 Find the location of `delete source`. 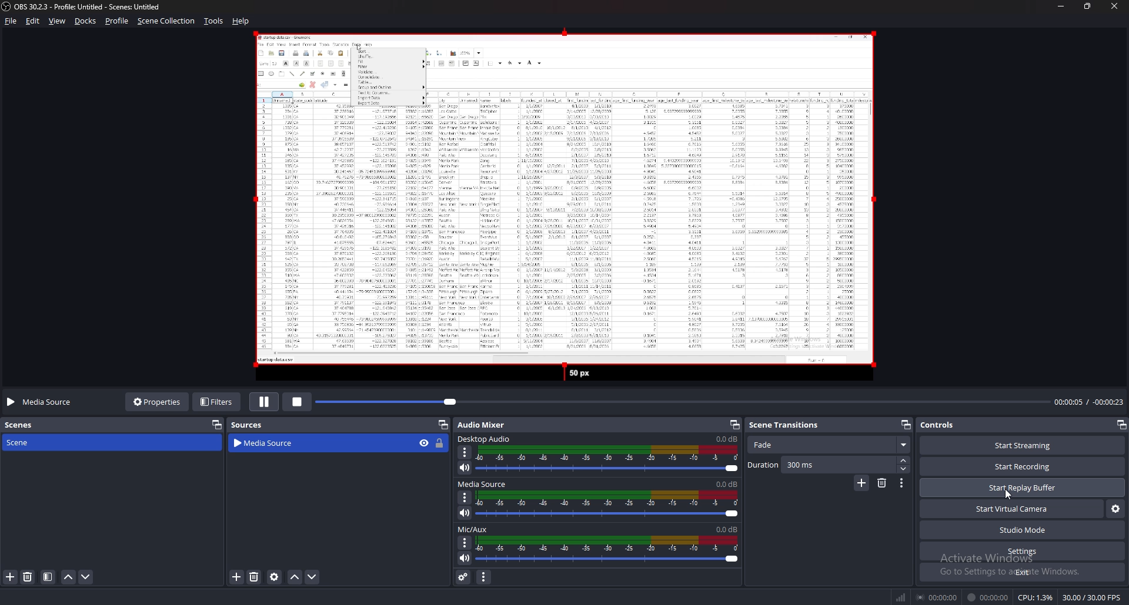

delete source is located at coordinates (255, 576).